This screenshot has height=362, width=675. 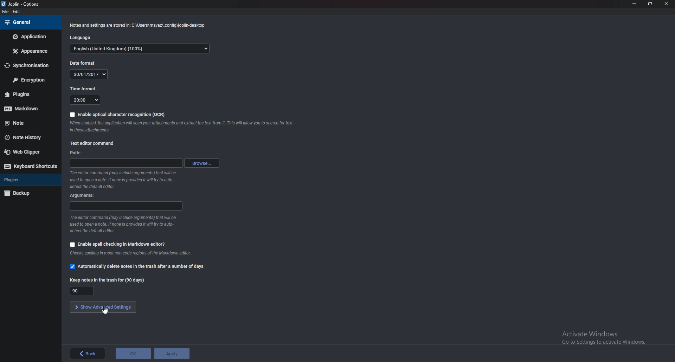 I want to click on Arguments, so click(x=127, y=207).